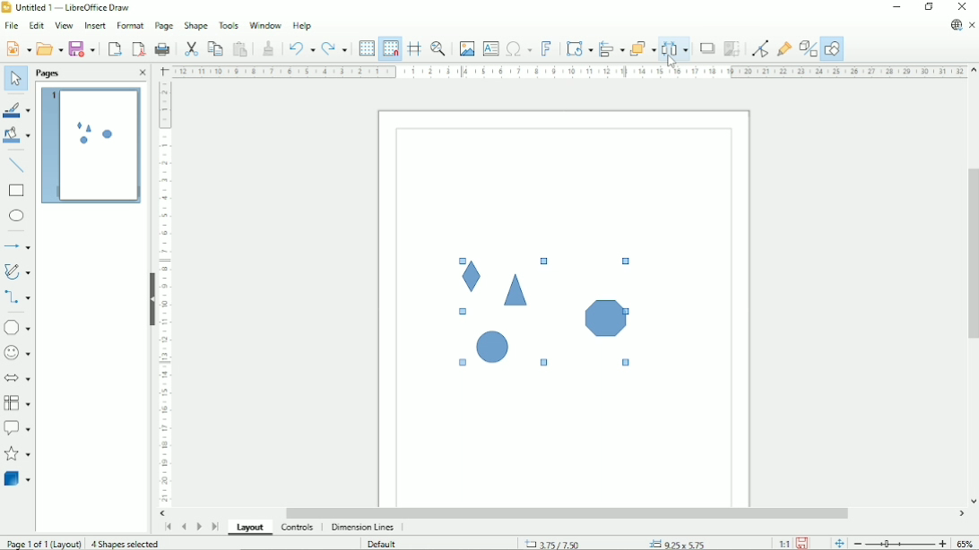 The height and width of the screenshot is (550, 979). I want to click on Insert image, so click(466, 47).